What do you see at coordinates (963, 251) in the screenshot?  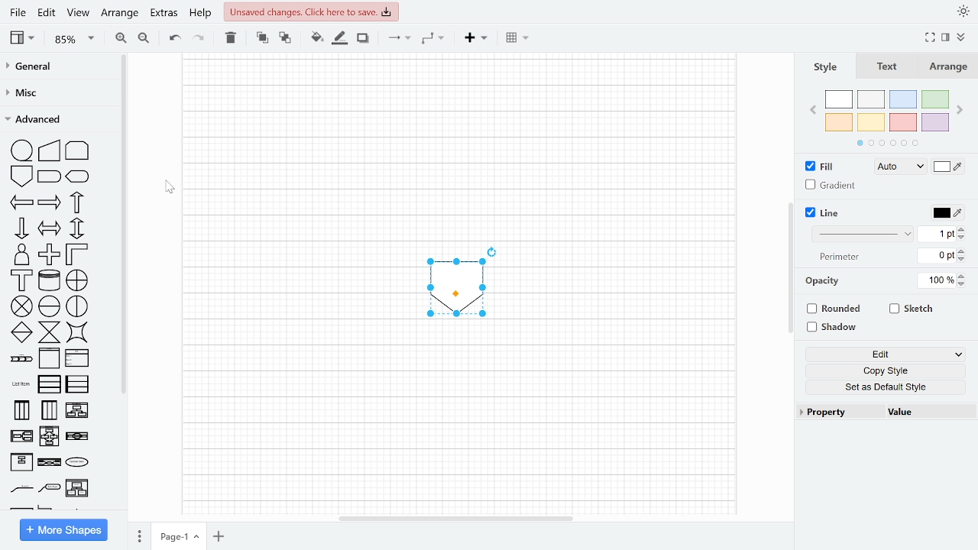 I see `Increase perimeter` at bounding box center [963, 251].